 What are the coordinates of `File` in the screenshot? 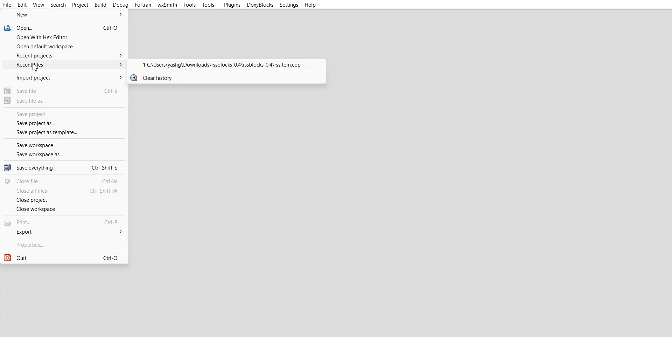 It's located at (8, 5).